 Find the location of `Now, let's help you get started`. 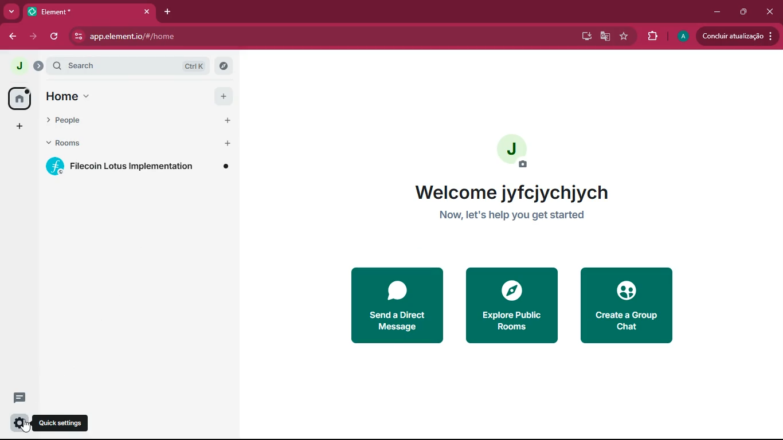

Now, let's help you get started is located at coordinates (516, 216).